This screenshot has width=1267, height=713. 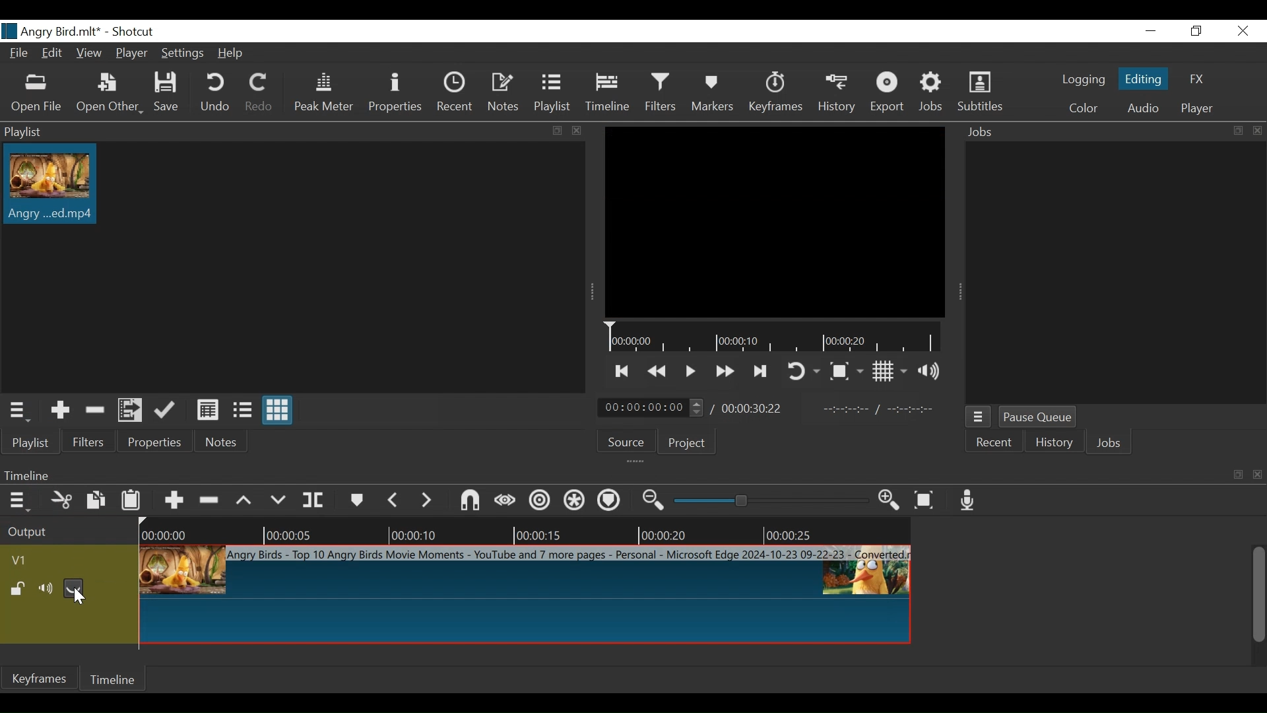 I want to click on View as files, so click(x=241, y=409).